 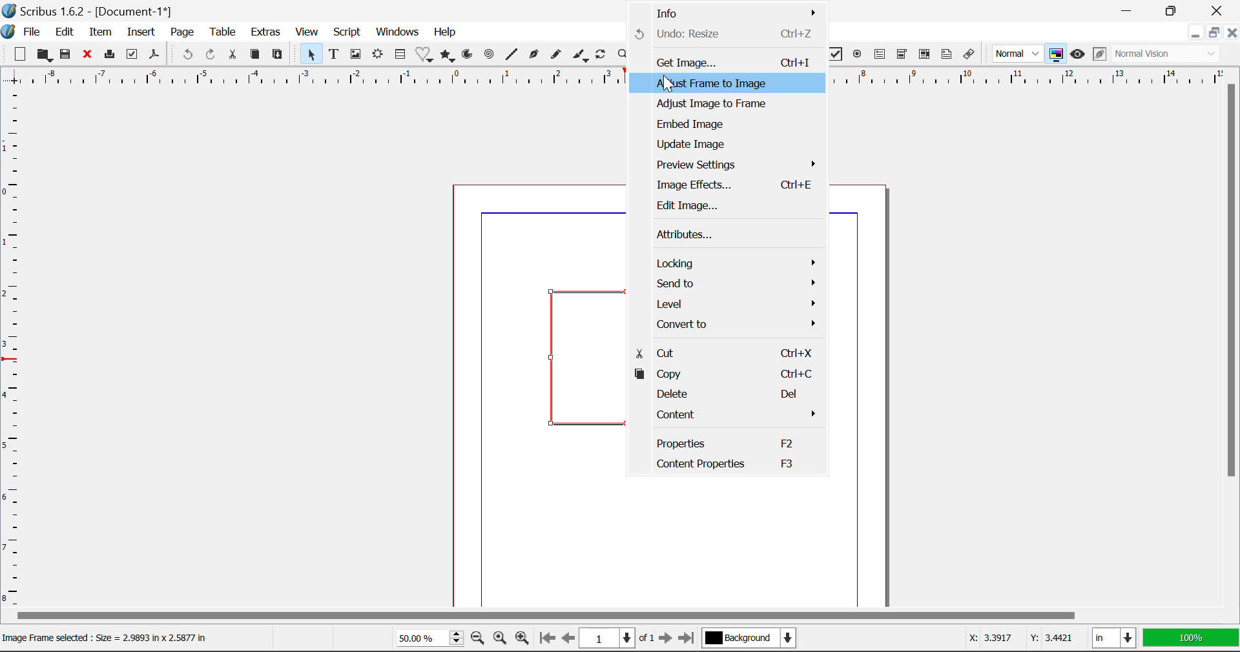 What do you see at coordinates (310, 54) in the screenshot?
I see `Select` at bounding box center [310, 54].